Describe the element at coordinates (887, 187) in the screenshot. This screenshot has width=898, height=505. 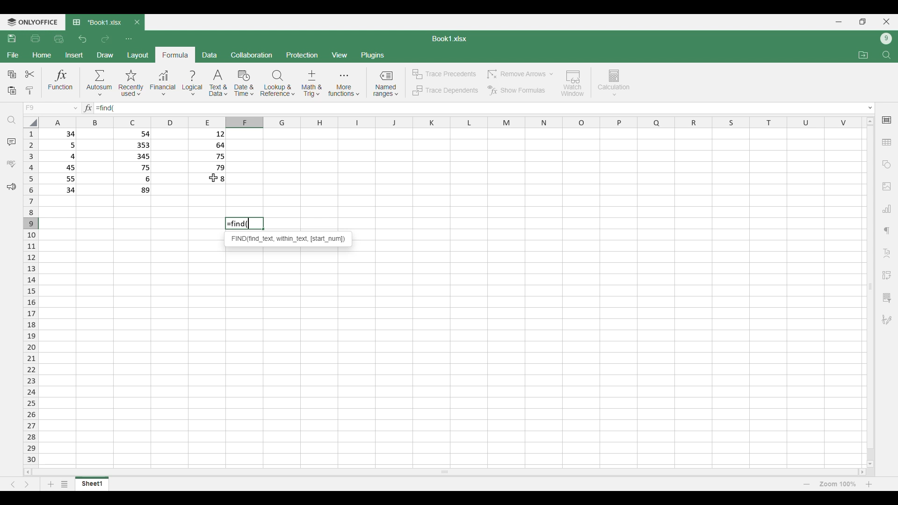
I see `Insert images` at that location.